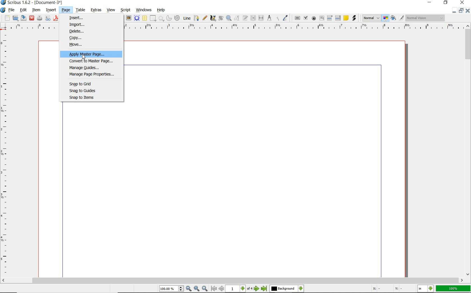 This screenshot has width=471, height=293. I want to click on calligraphic line, so click(213, 19).